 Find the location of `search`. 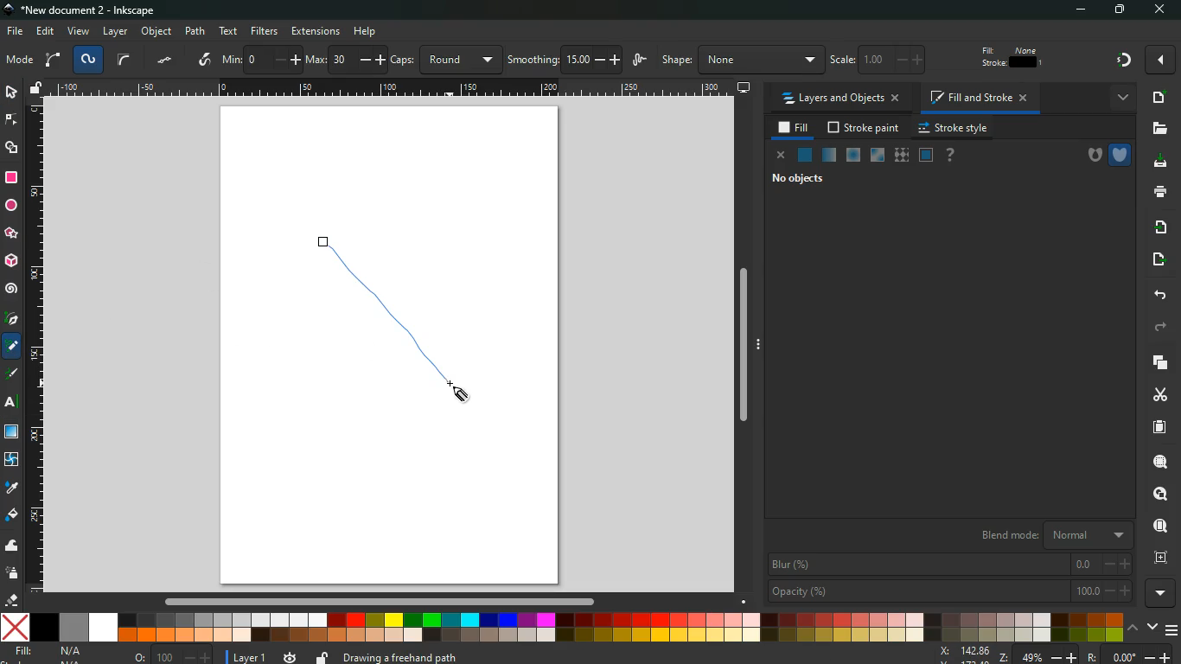

search is located at coordinates (1158, 460).